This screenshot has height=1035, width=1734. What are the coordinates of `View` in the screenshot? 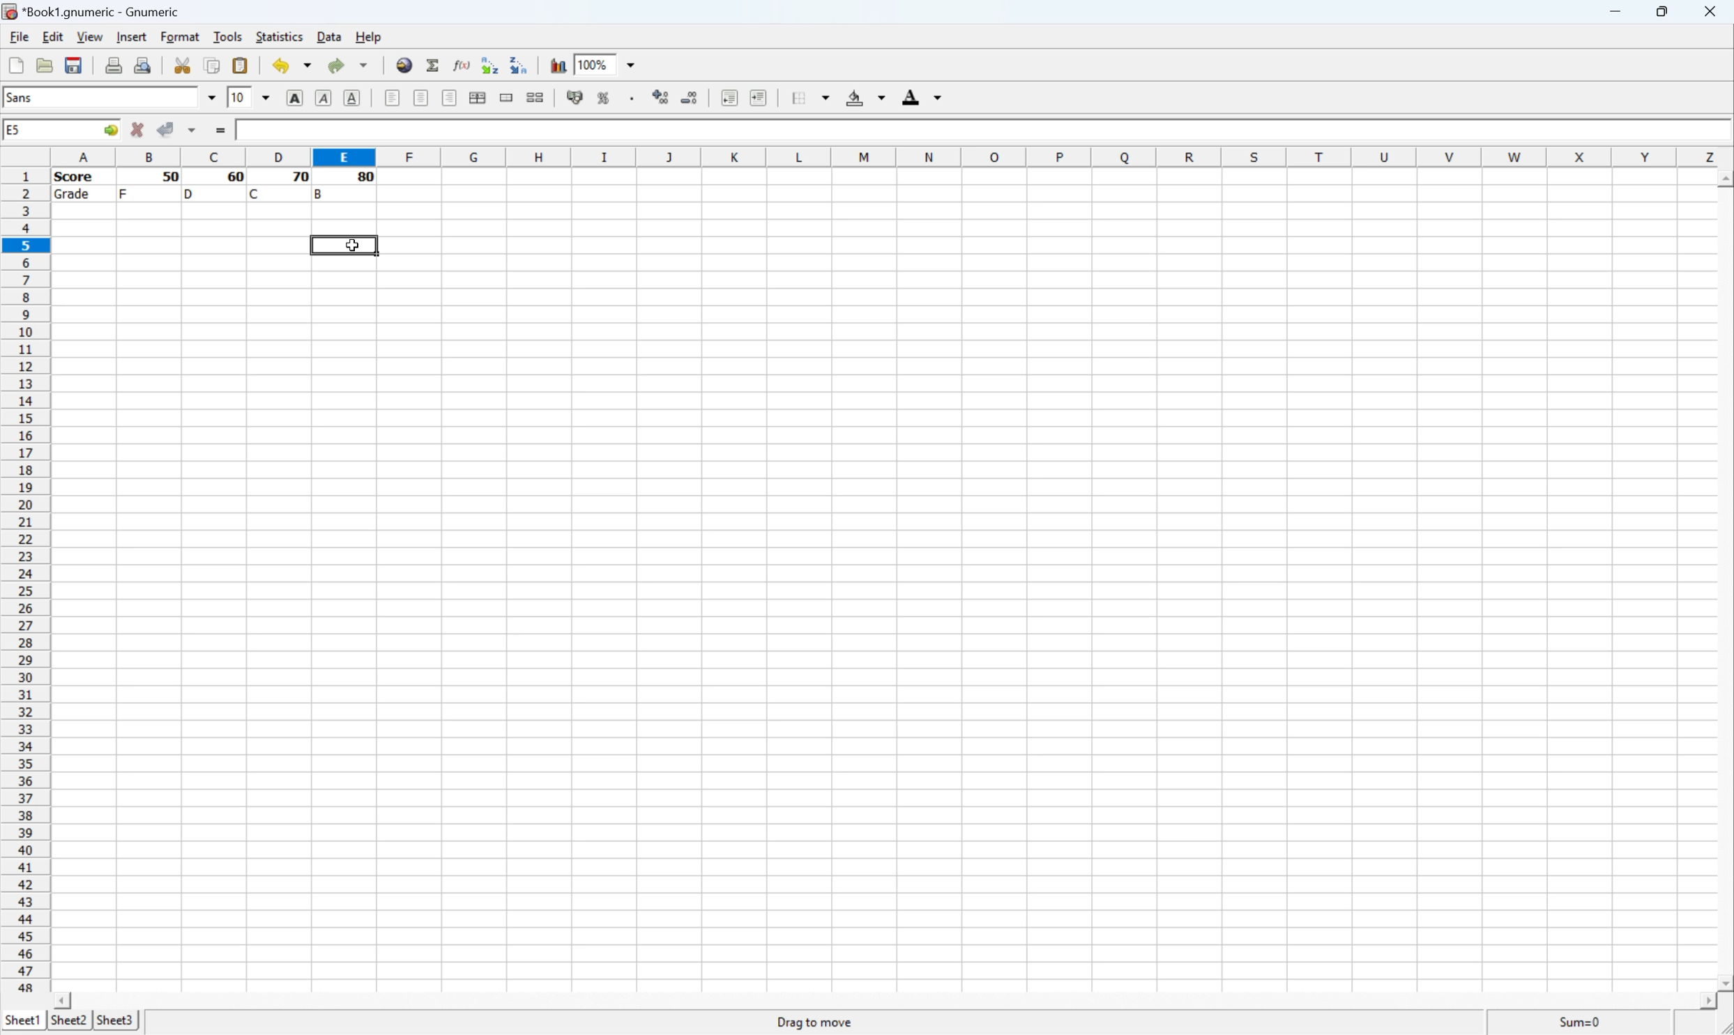 It's located at (89, 36).